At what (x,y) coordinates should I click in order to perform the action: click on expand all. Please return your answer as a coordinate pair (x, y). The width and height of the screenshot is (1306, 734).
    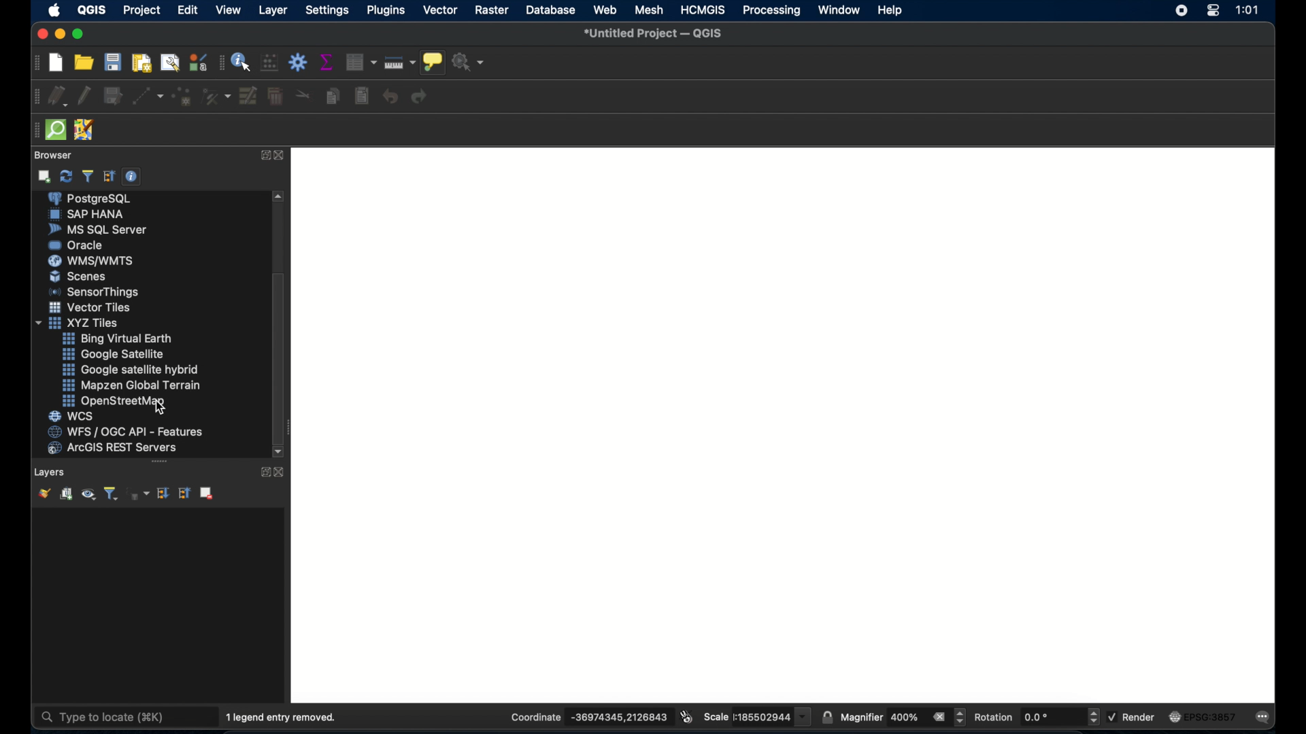
    Looking at the image, I should click on (163, 493).